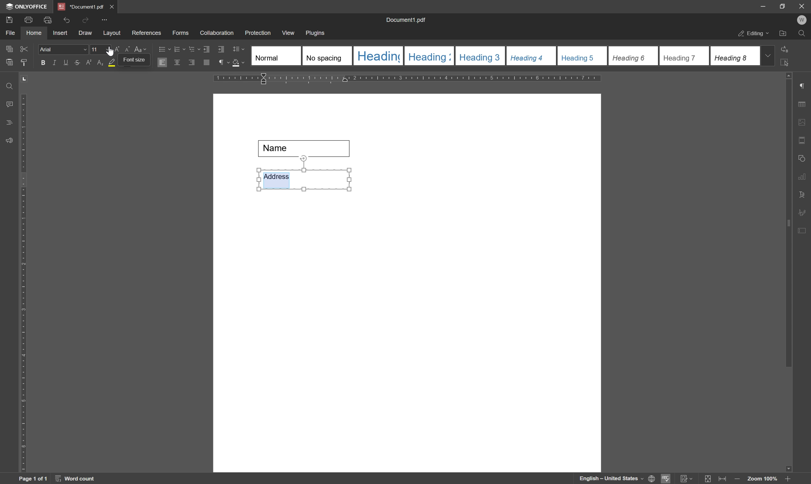  I want to click on editing, so click(753, 34).